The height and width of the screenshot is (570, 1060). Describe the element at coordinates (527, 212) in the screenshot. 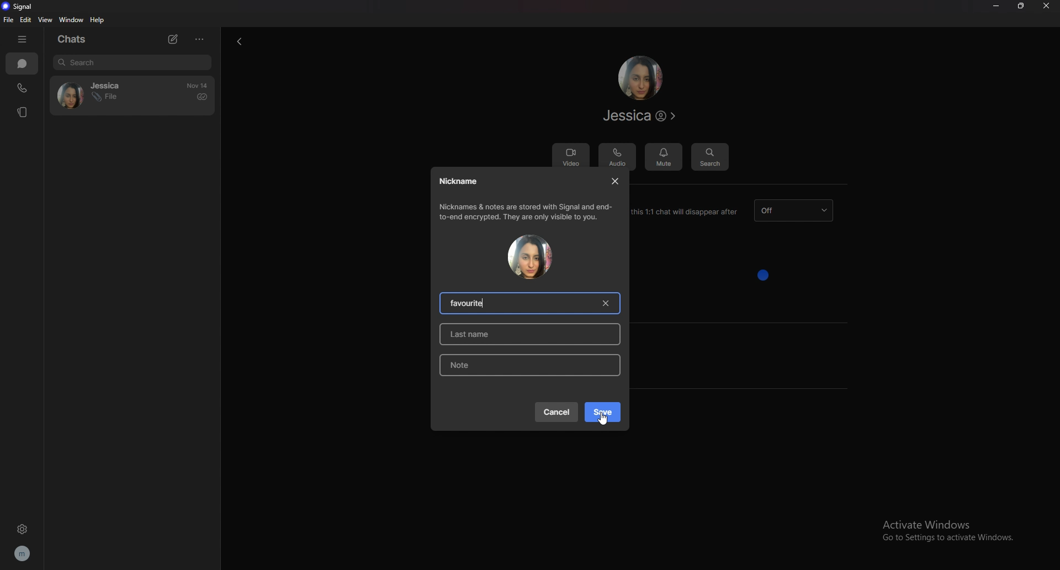

I see `info` at that location.